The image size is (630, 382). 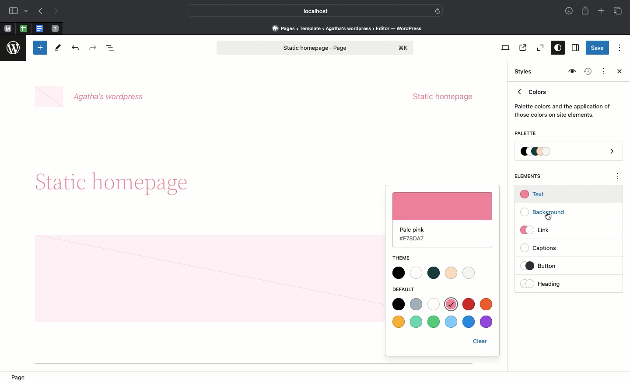 I want to click on Theme, so click(x=407, y=258).